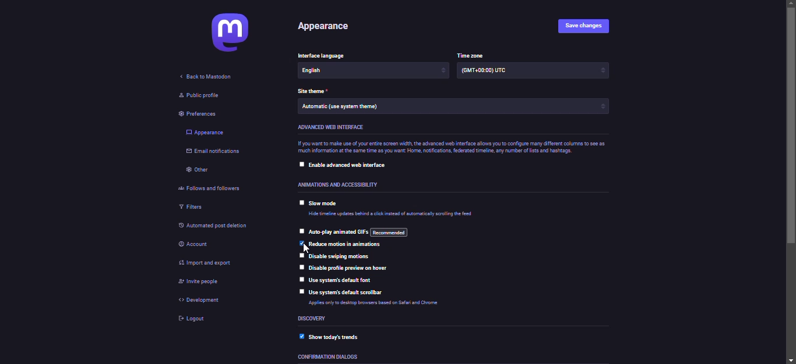 The width and height of the screenshot is (796, 364). Describe the element at coordinates (494, 72) in the screenshot. I see `time zone` at that location.